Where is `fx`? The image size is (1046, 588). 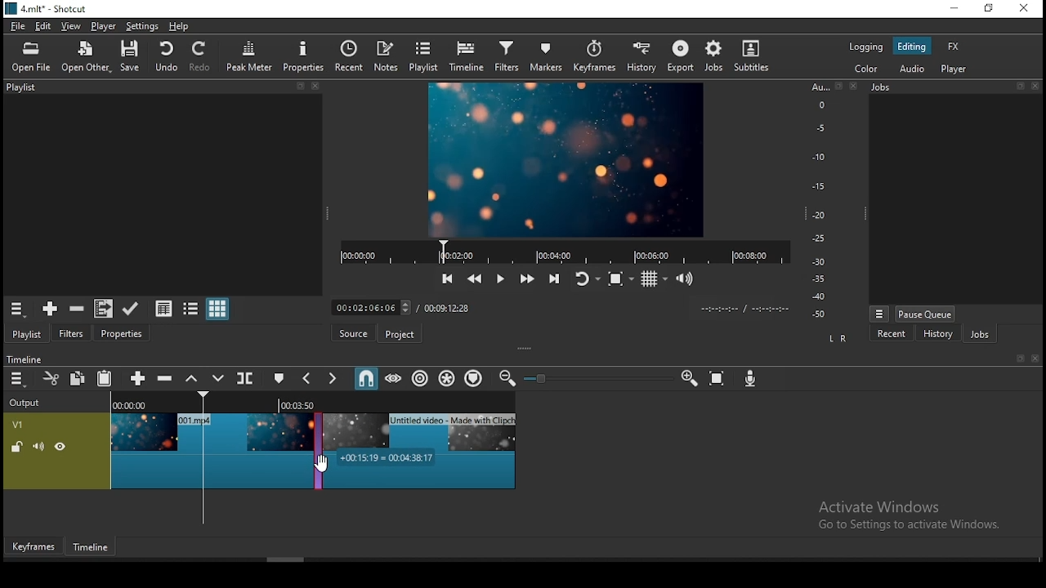
fx is located at coordinates (954, 47).